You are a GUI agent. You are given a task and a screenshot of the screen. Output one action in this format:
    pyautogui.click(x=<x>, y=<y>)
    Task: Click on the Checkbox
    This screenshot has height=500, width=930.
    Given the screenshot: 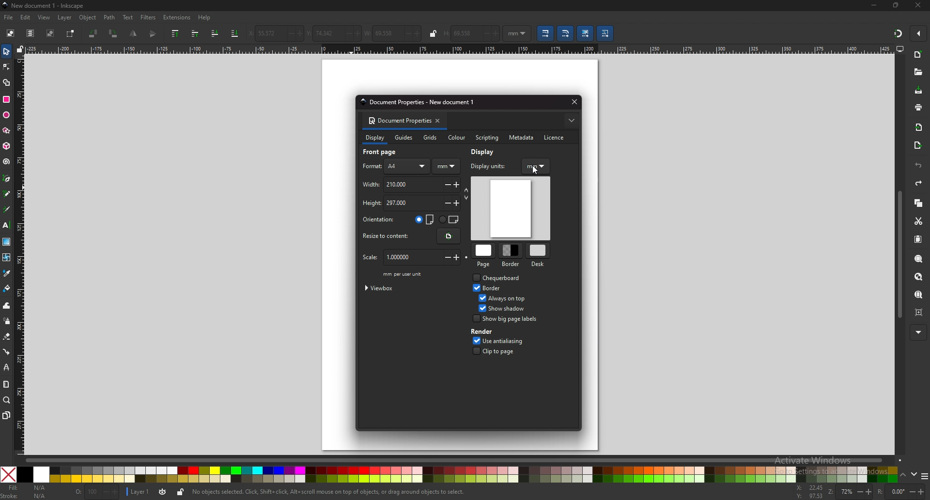 What is the action you would take?
    pyautogui.click(x=474, y=340)
    